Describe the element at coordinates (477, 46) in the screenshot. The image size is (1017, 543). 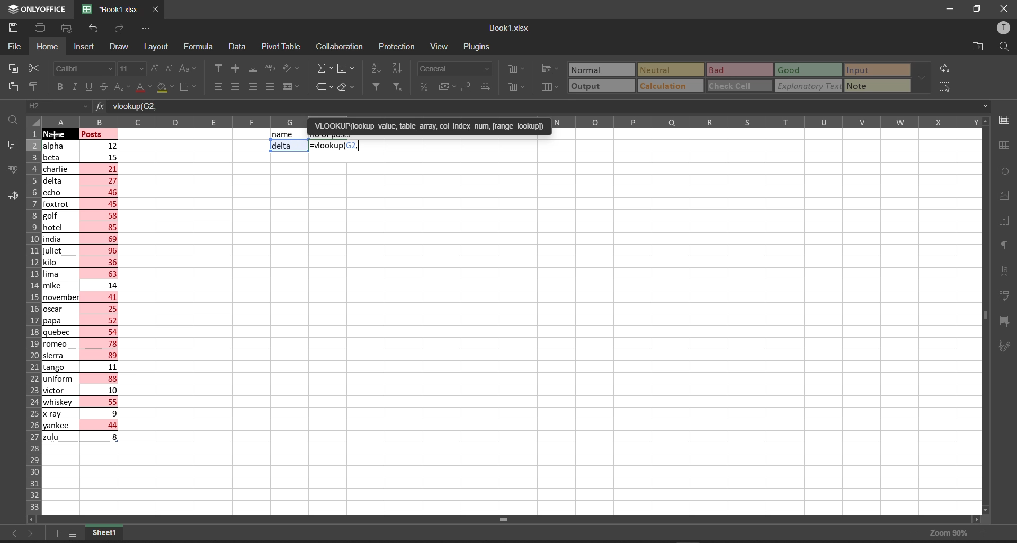
I see `plugins` at that location.